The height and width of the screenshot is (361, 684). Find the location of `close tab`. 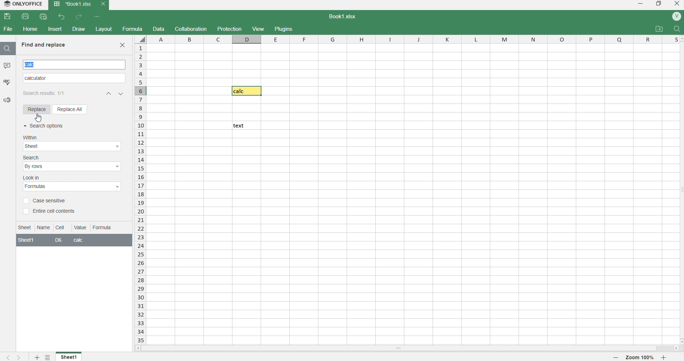

close tab is located at coordinates (103, 5).